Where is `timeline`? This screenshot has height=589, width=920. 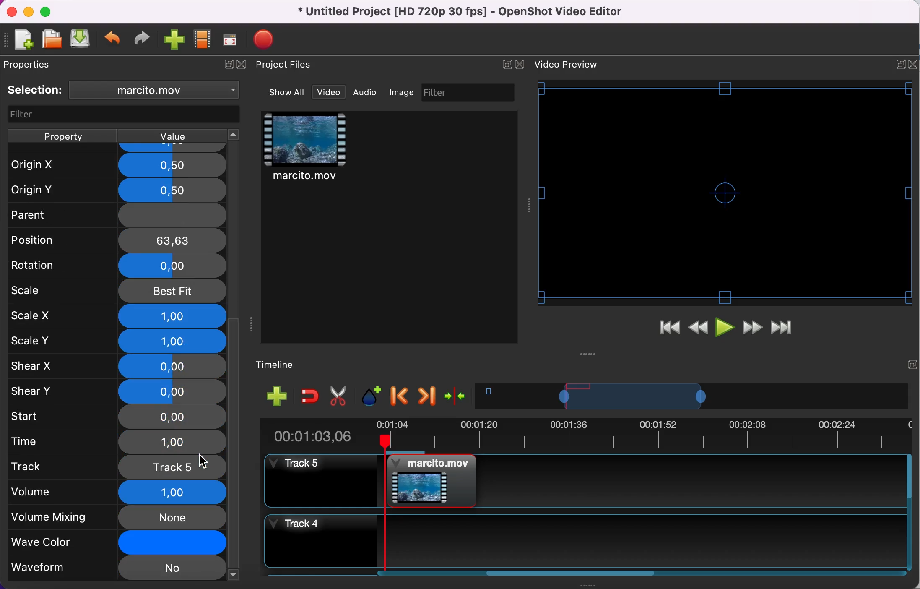 timeline is located at coordinates (282, 365).